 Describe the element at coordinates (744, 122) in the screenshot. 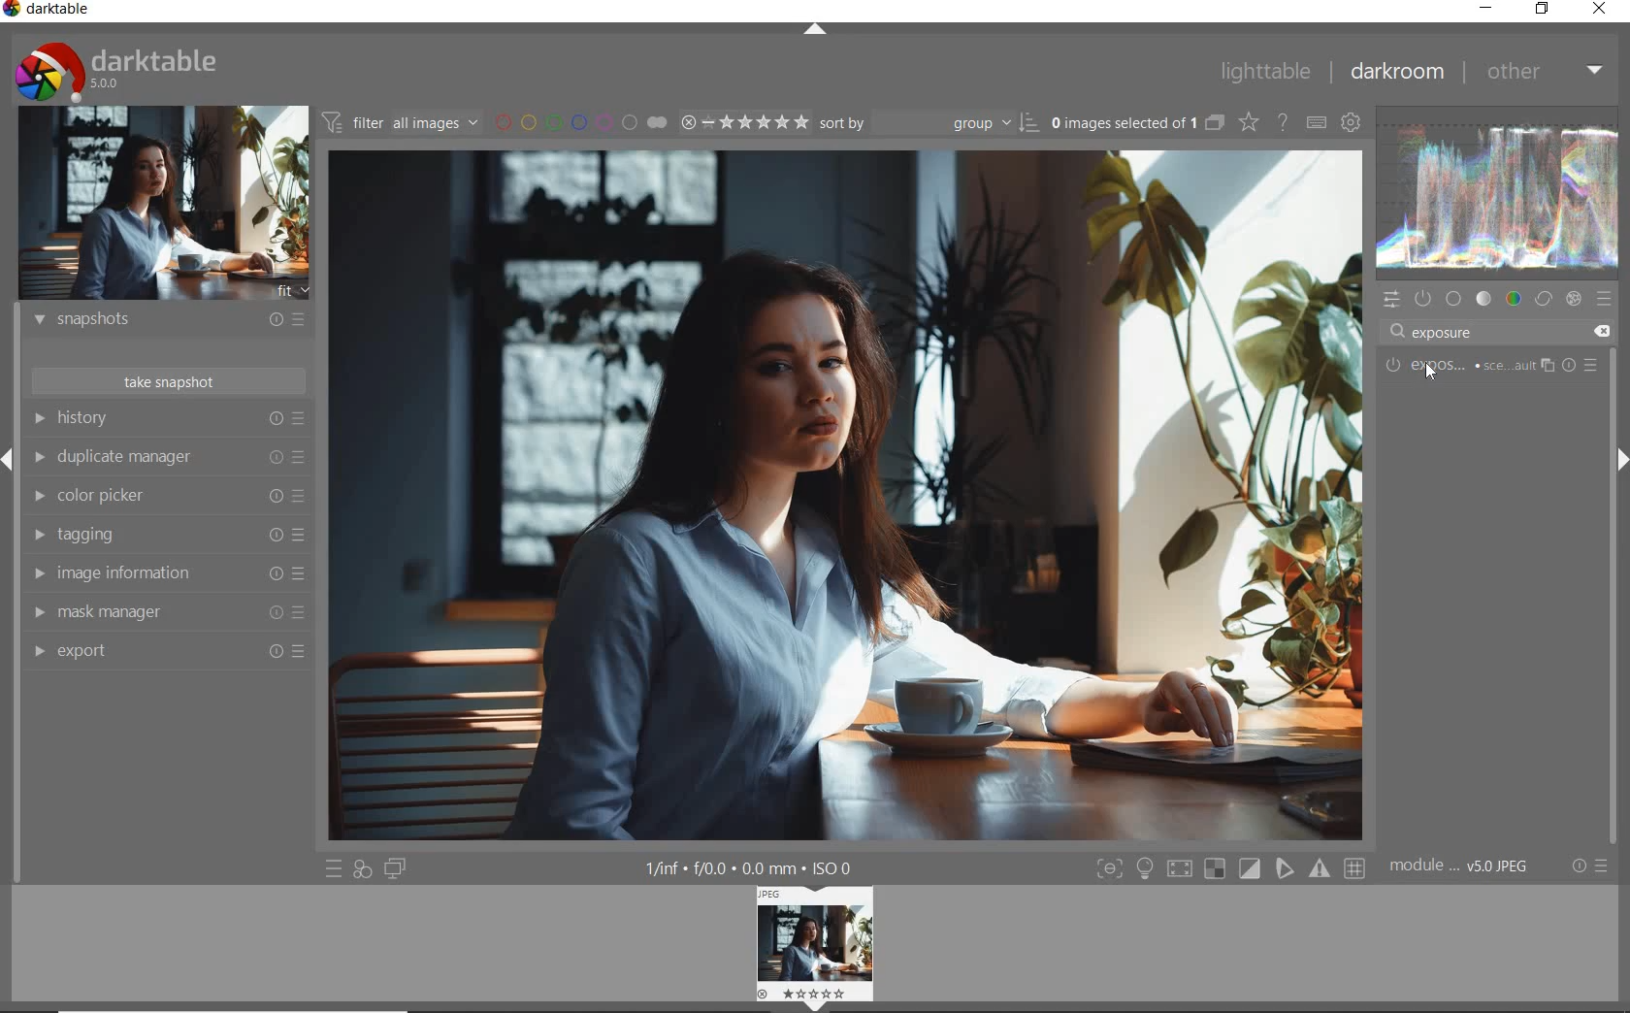

I see `range rating of selected images` at that location.